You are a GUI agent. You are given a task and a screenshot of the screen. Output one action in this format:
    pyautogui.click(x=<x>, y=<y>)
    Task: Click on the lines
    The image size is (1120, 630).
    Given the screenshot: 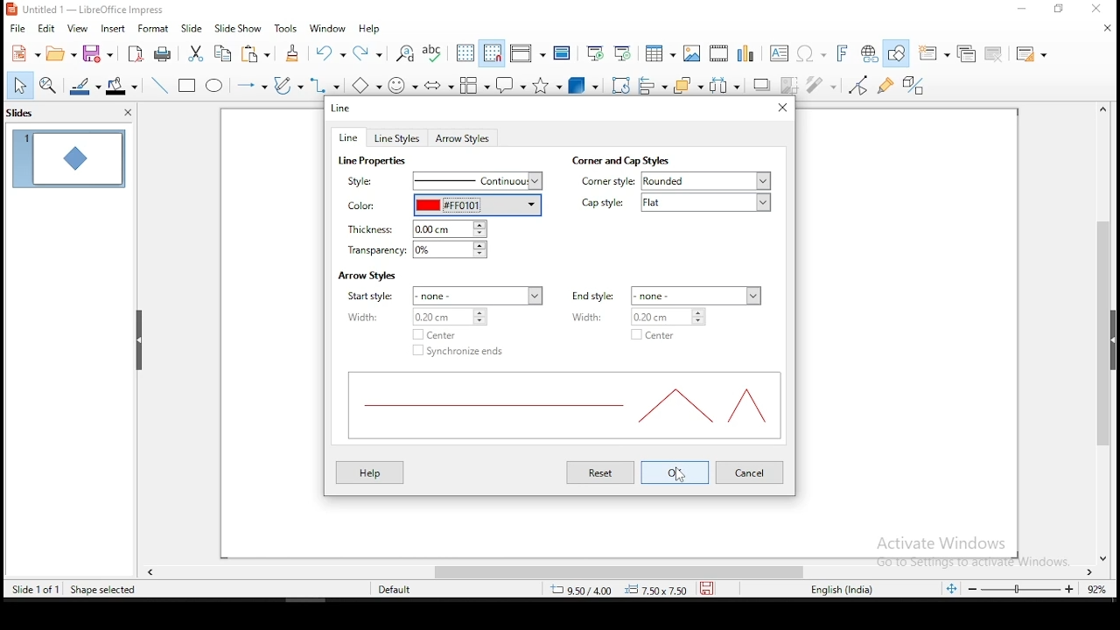 What is the action you would take?
    pyautogui.click(x=562, y=408)
    